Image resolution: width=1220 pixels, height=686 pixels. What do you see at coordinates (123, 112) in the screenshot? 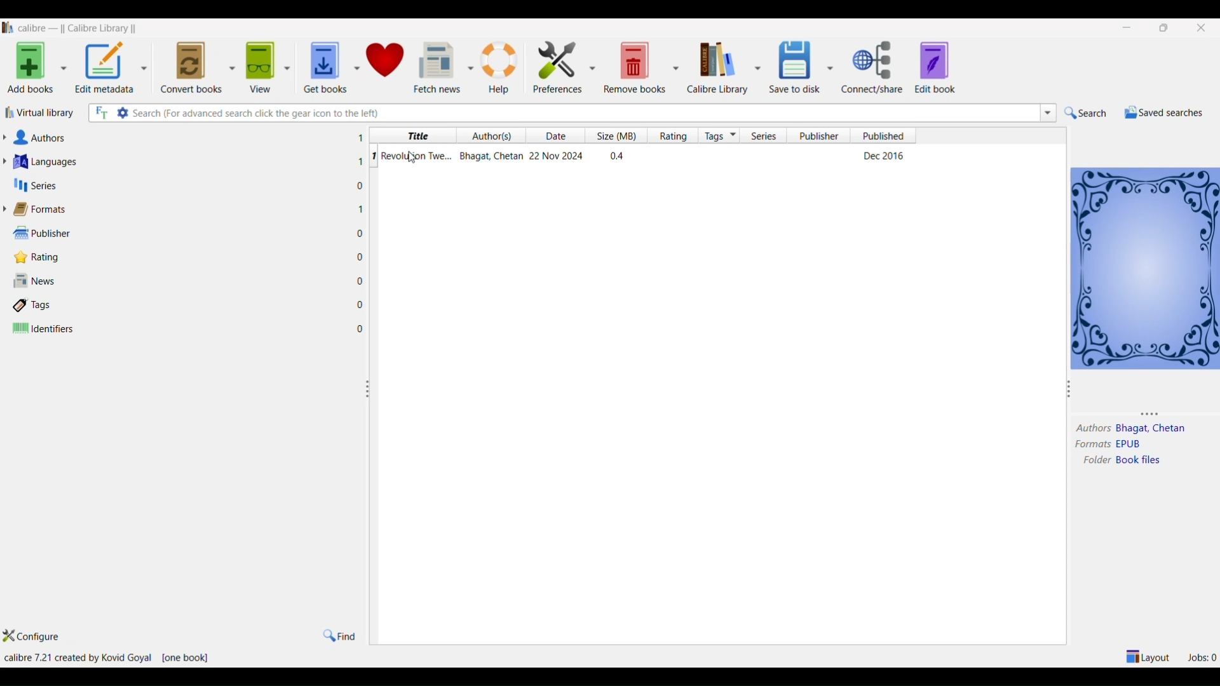
I see `search settings` at bounding box center [123, 112].